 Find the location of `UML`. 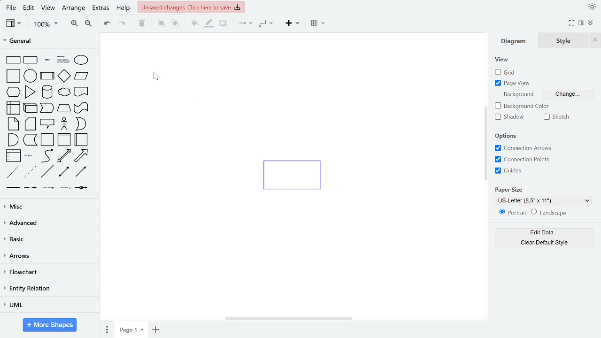

UML is located at coordinates (48, 306).